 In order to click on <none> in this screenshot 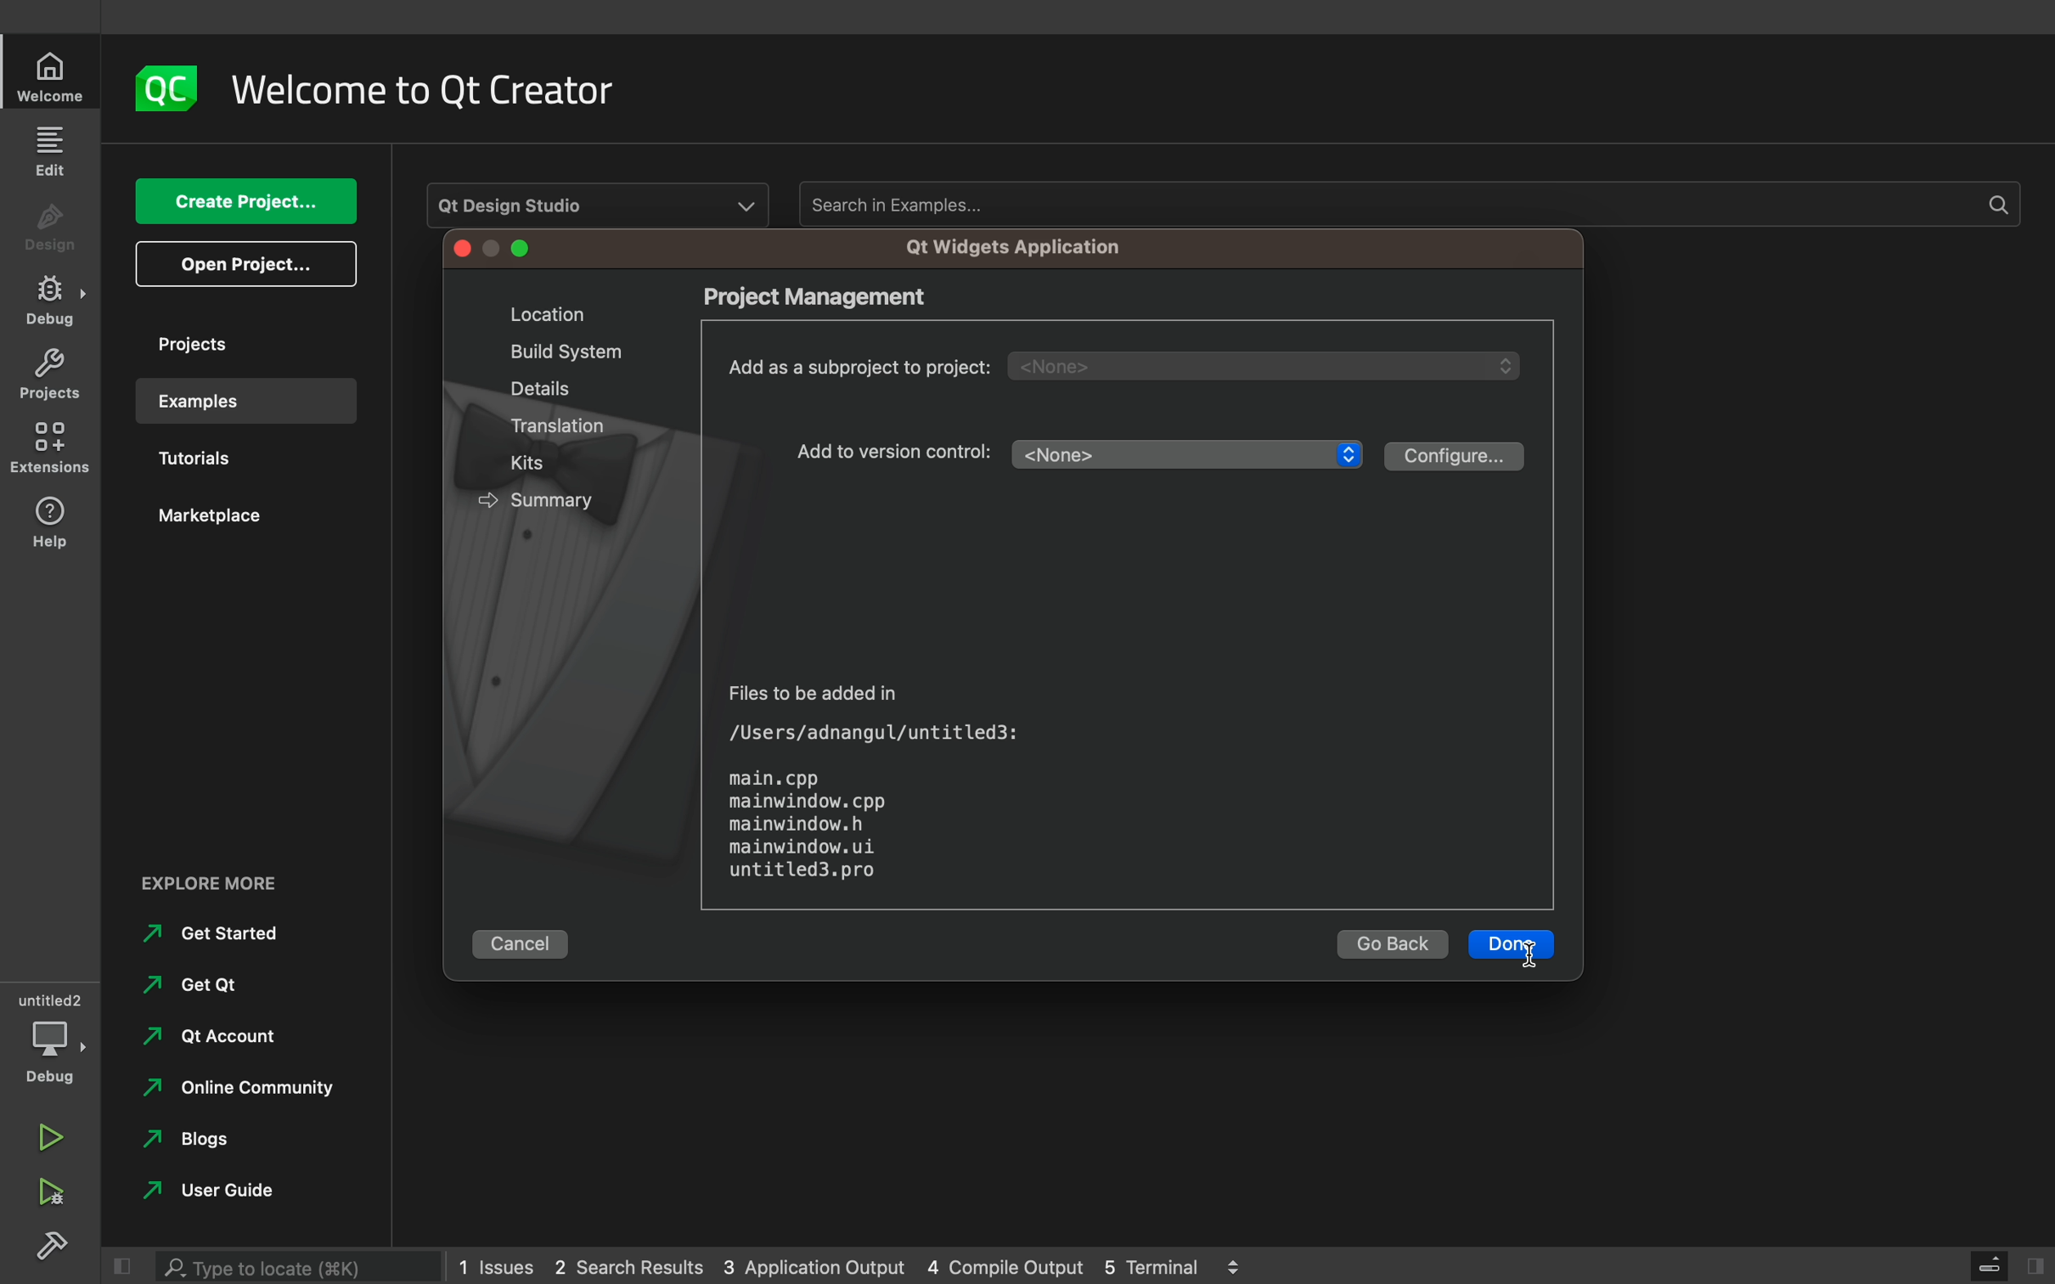, I will do `click(1169, 456)`.